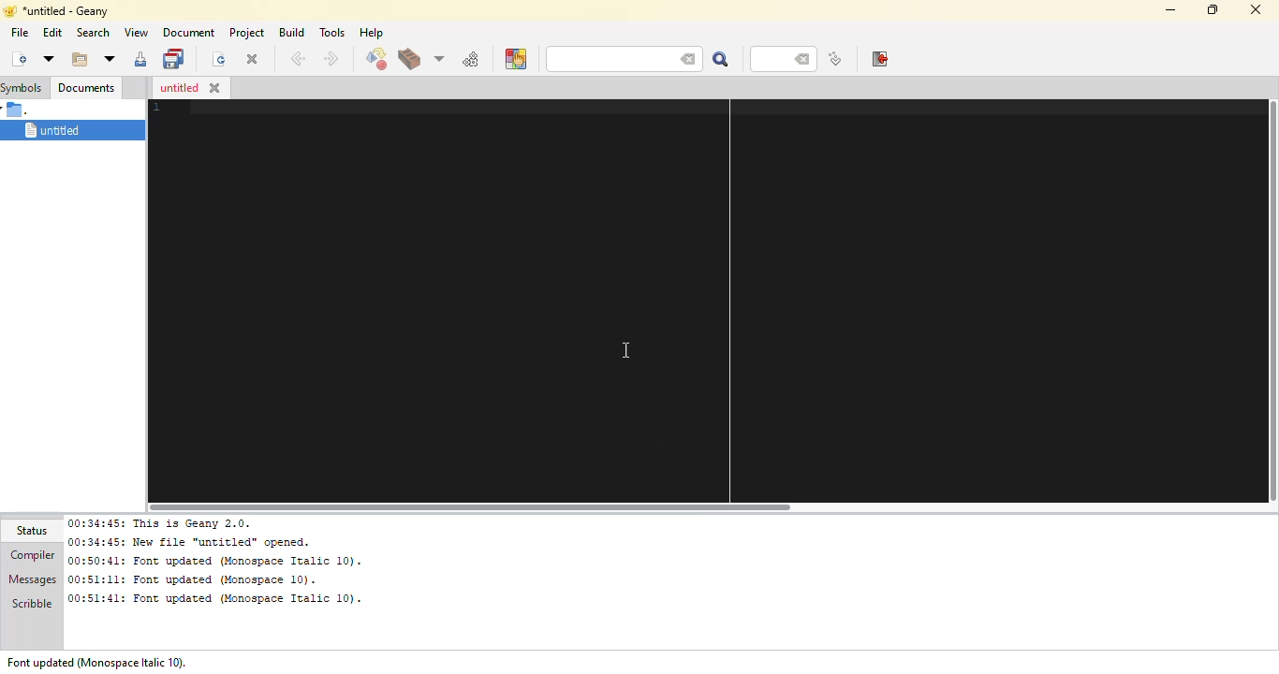 The width and height of the screenshot is (1279, 674). What do you see at coordinates (8, 10) in the screenshot?
I see `logo` at bounding box center [8, 10].